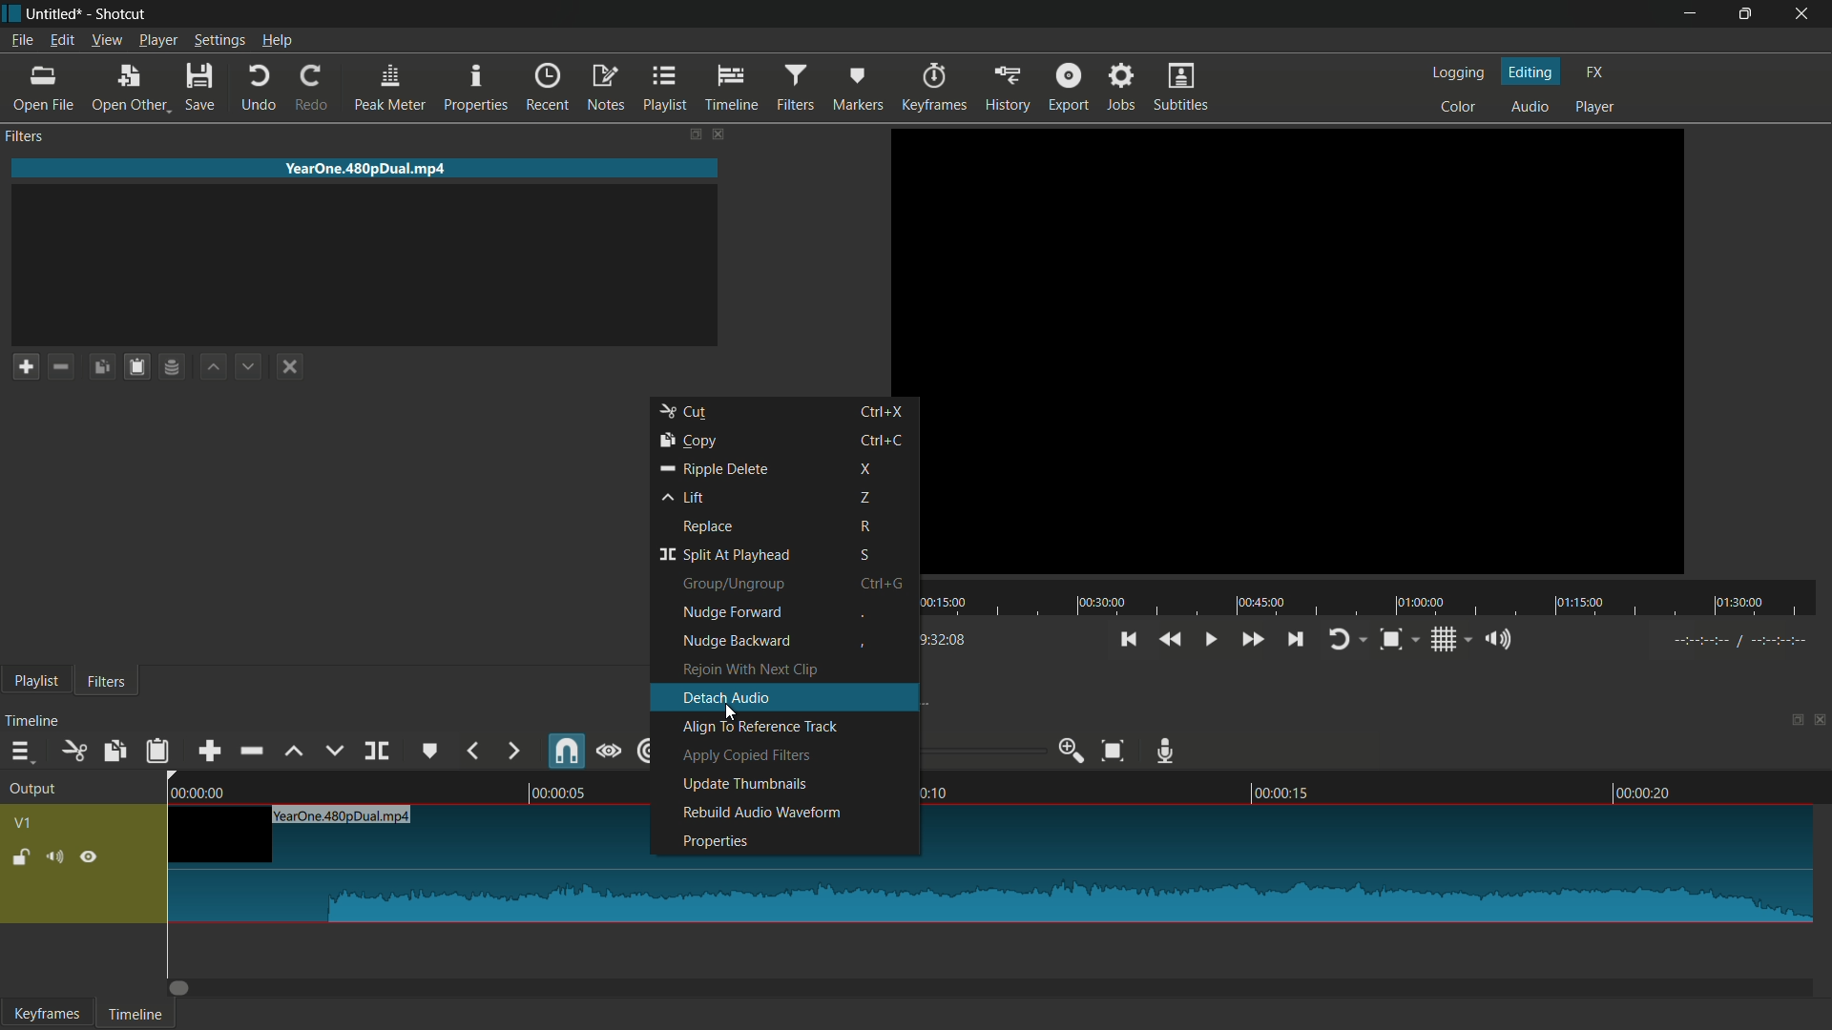  What do you see at coordinates (311, 89) in the screenshot?
I see `redo` at bounding box center [311, 89].